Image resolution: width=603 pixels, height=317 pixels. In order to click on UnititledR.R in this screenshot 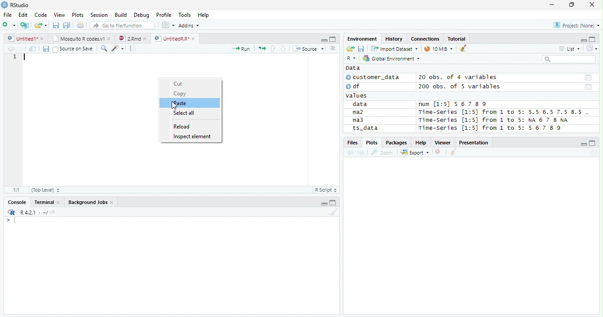, I will do `click(176, 39)`.